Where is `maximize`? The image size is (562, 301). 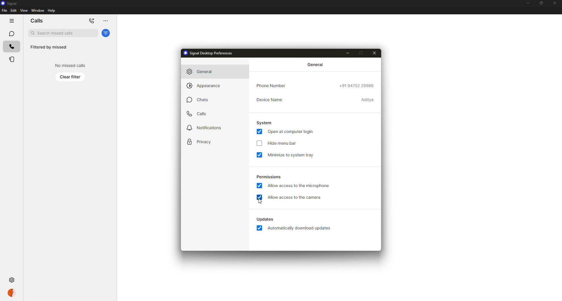 maximize is located at coordinates (361, 53).